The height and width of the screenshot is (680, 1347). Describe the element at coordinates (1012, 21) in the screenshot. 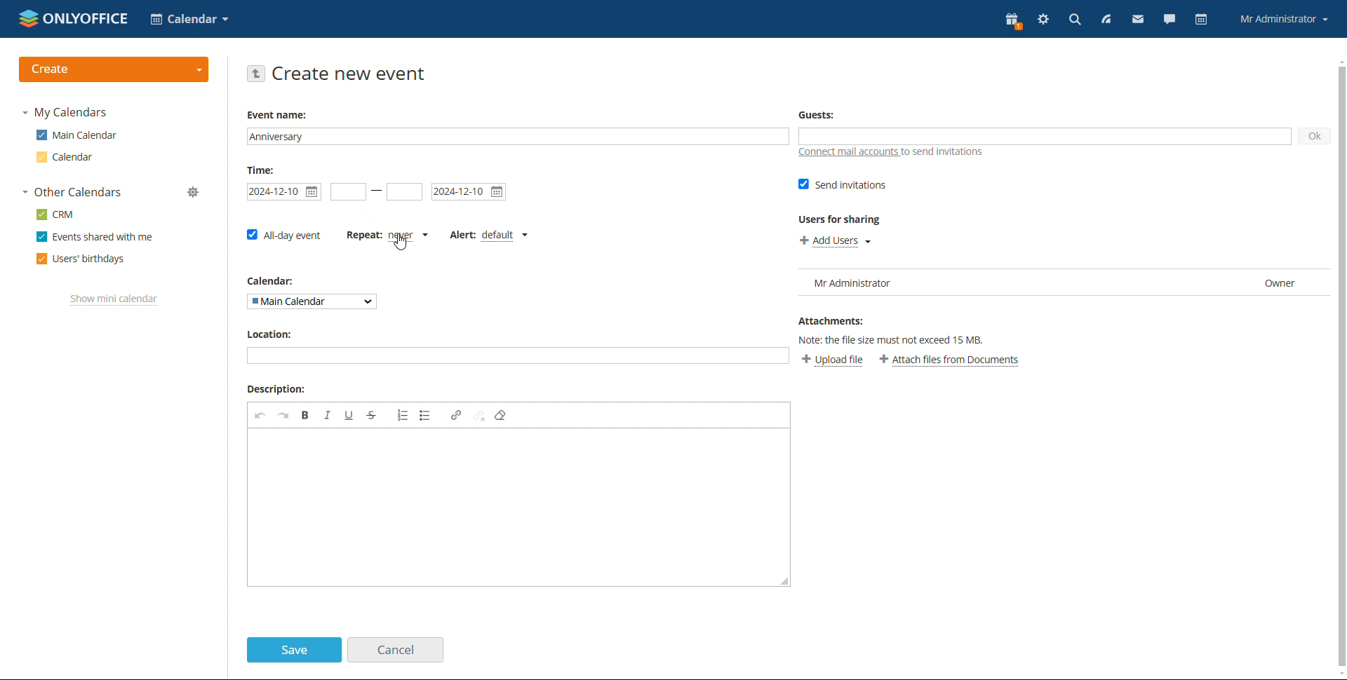

I see `present` at that location.